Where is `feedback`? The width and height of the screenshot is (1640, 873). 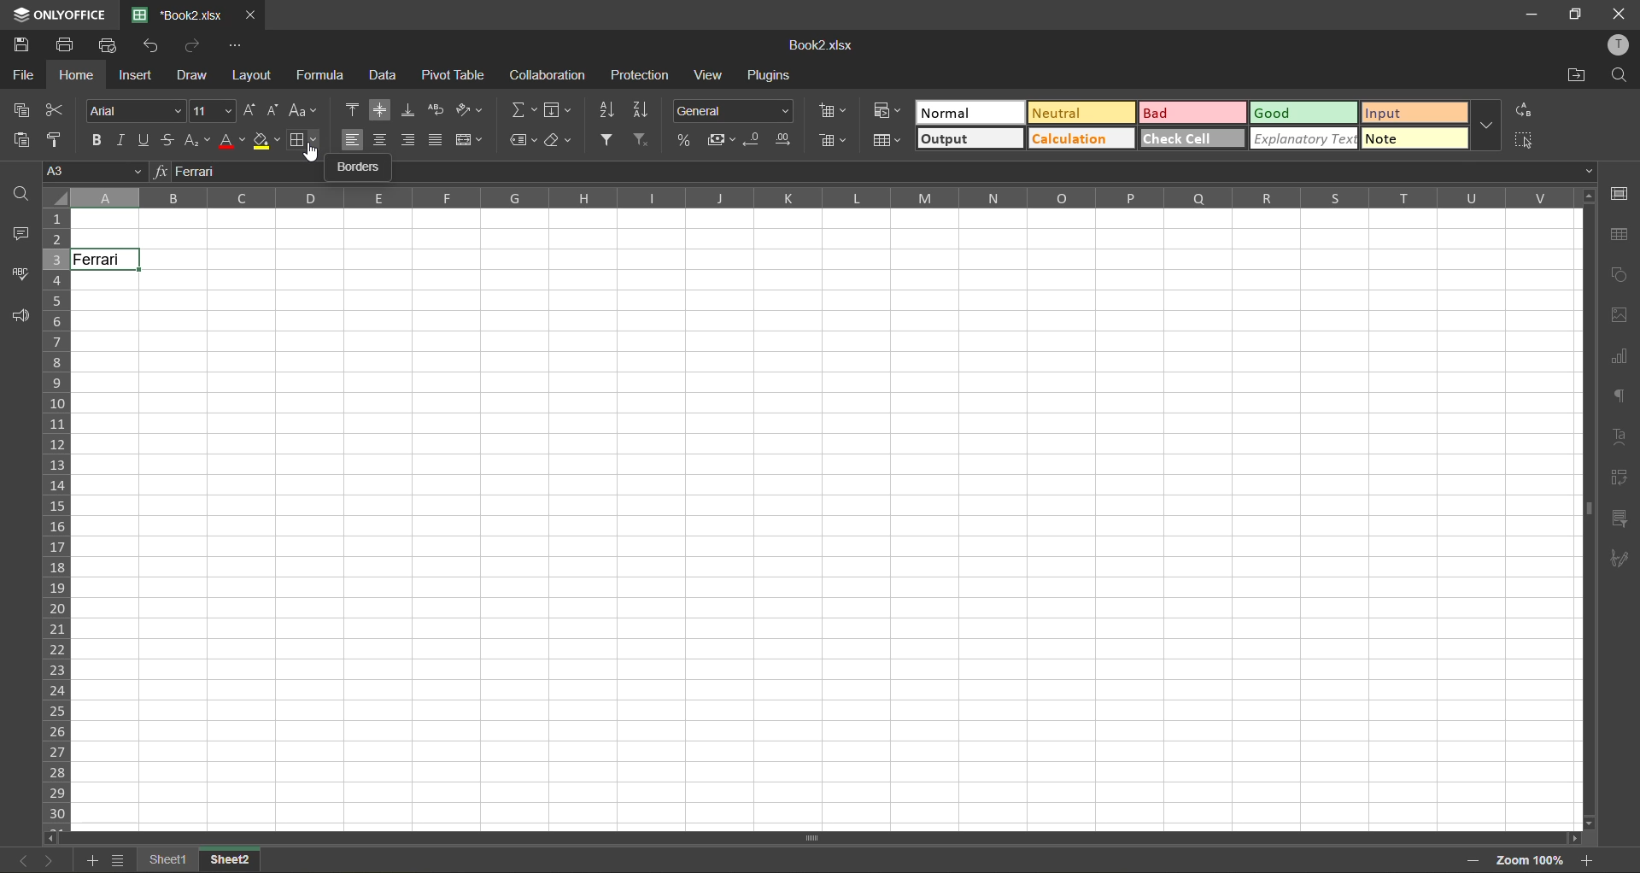
feedback is located at coordinates (20, 317).